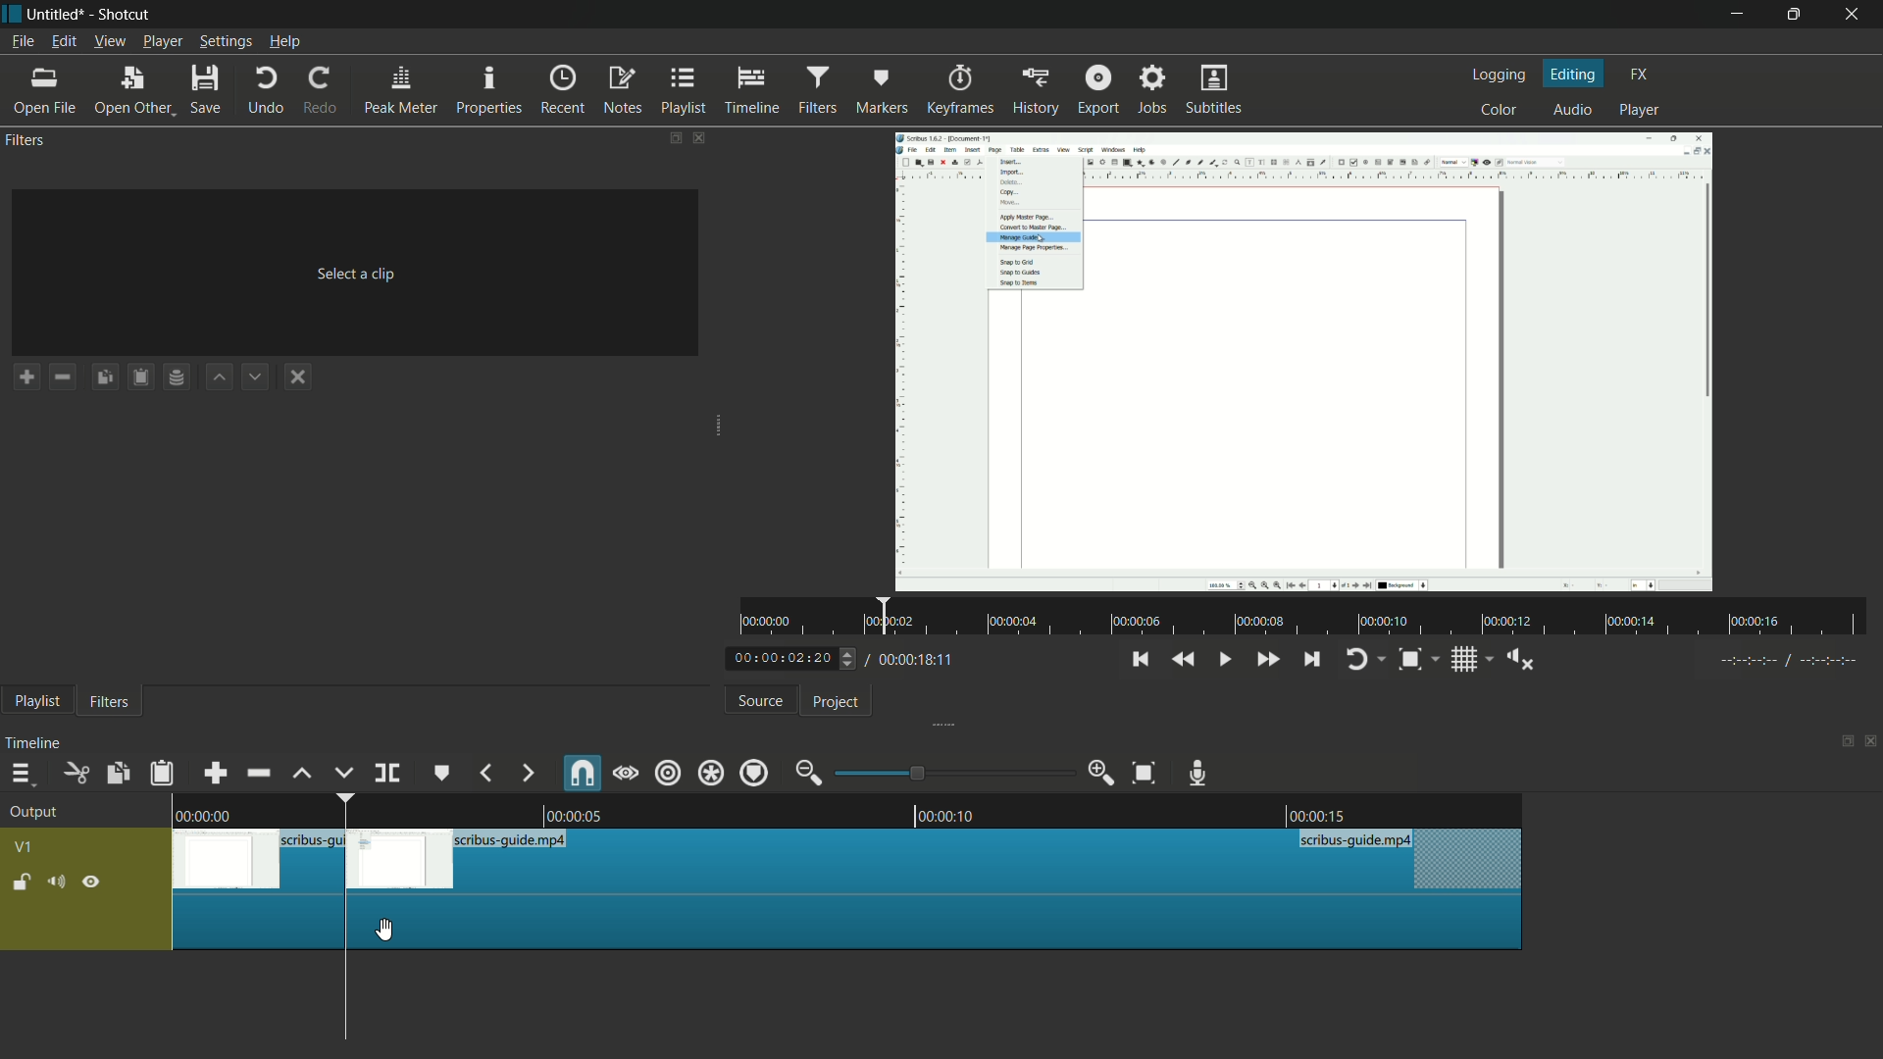 This screenshot has width=1883, height=1059. I want to click on audio, so click(1572, 111).